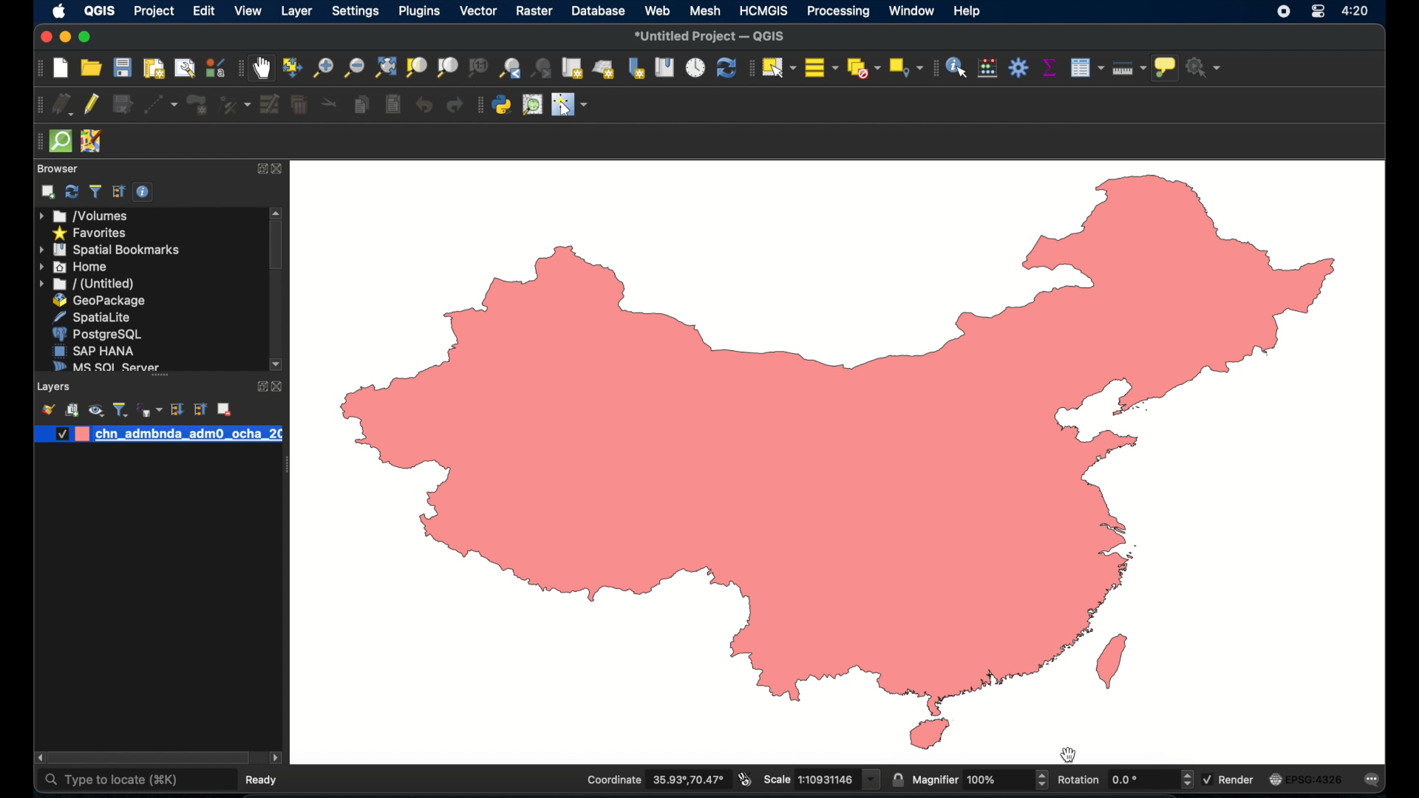 The height and width of the screenshot is (798, 1419). I want to click on filter legend by expression, so click(151, 409).